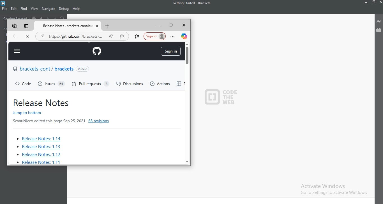 Image resolution: width=383 pixels, height=204 pixels. I want to click on Help, so click(77, 9).